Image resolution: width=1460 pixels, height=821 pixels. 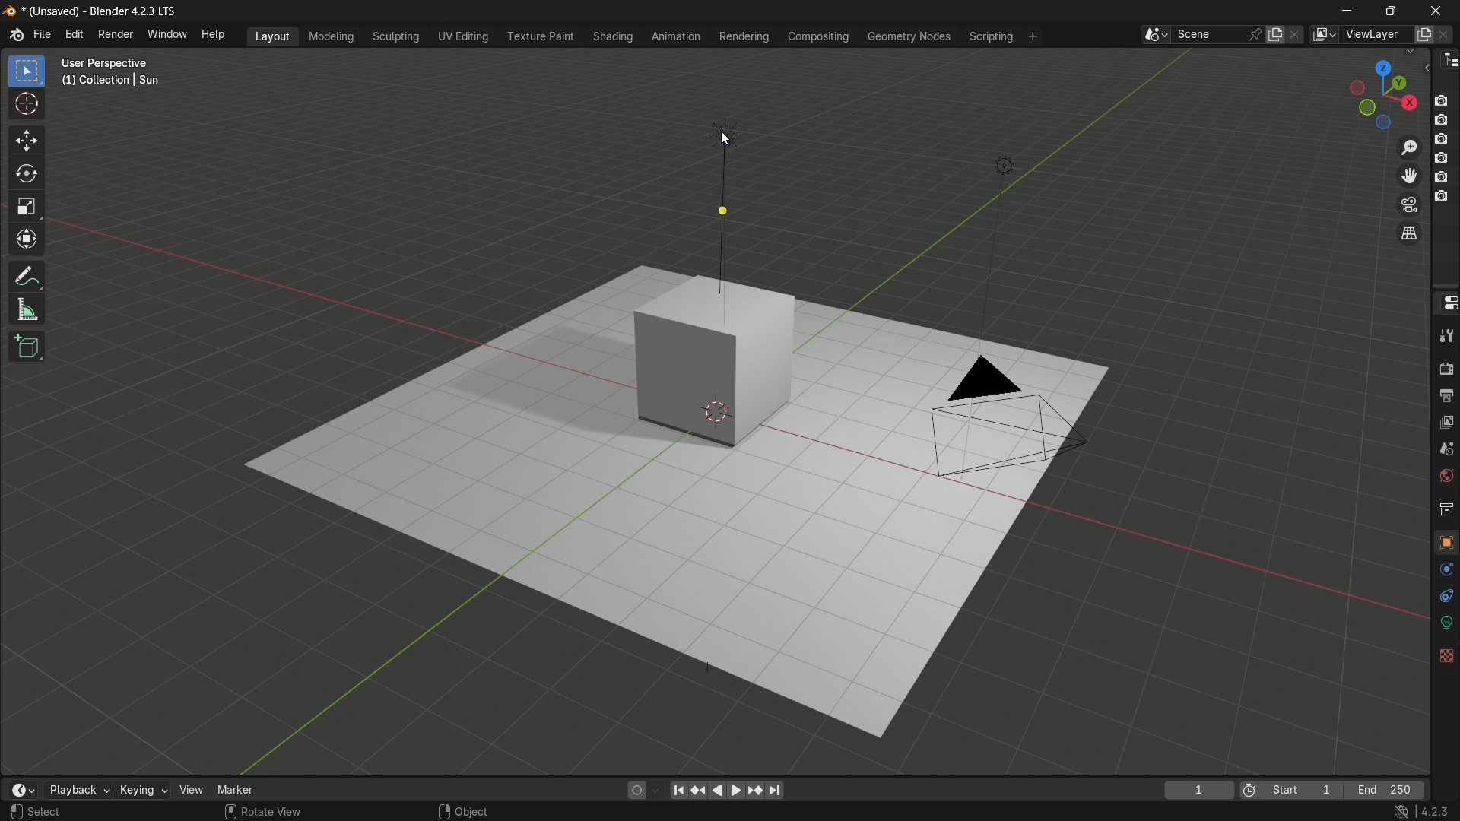 I want to click on marker, so click(x=240, y=789).